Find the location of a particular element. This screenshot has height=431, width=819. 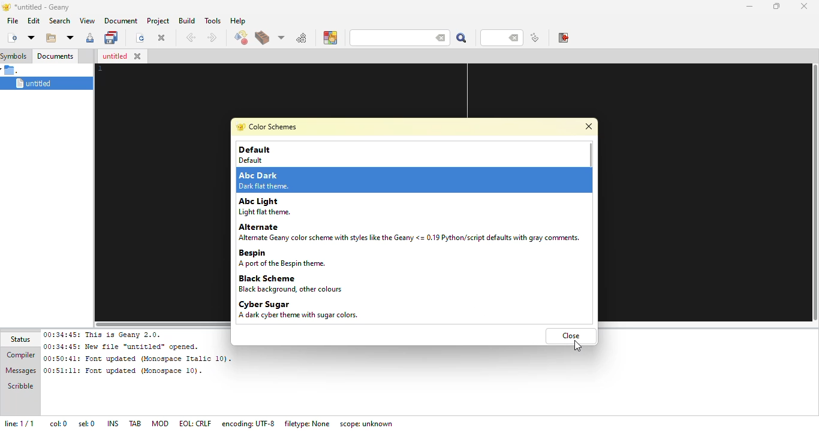

scribble is located at coordinates (19, 387).